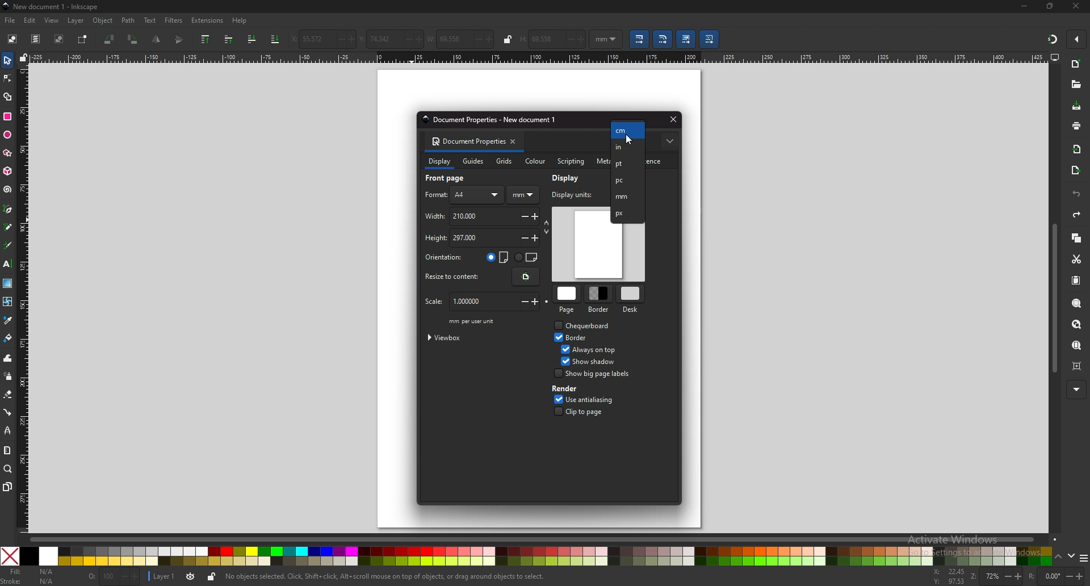 This screenshot has height=586, width=1090. Describe the element at coordinates (555, 411) in the screenshot. I see `Checkbox` at that location.